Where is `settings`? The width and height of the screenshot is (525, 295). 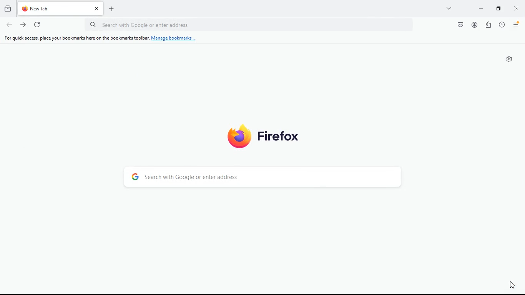
settings is located at coordinates (510, 59).